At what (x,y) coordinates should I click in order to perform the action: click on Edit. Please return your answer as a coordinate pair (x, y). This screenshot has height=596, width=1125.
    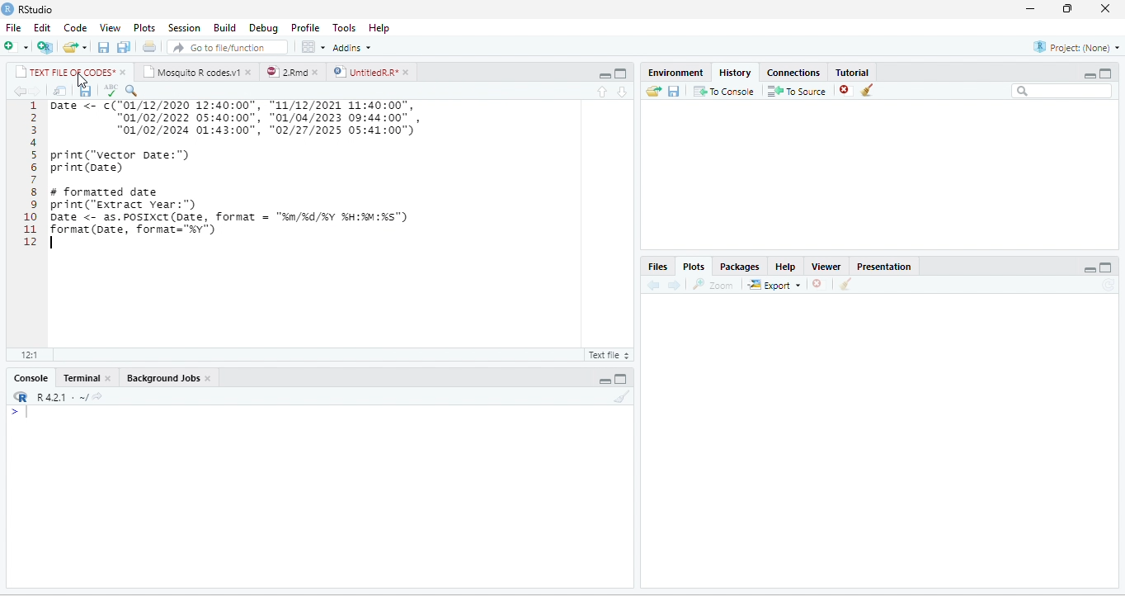
    Looking at the image, I should click on (42, 28).